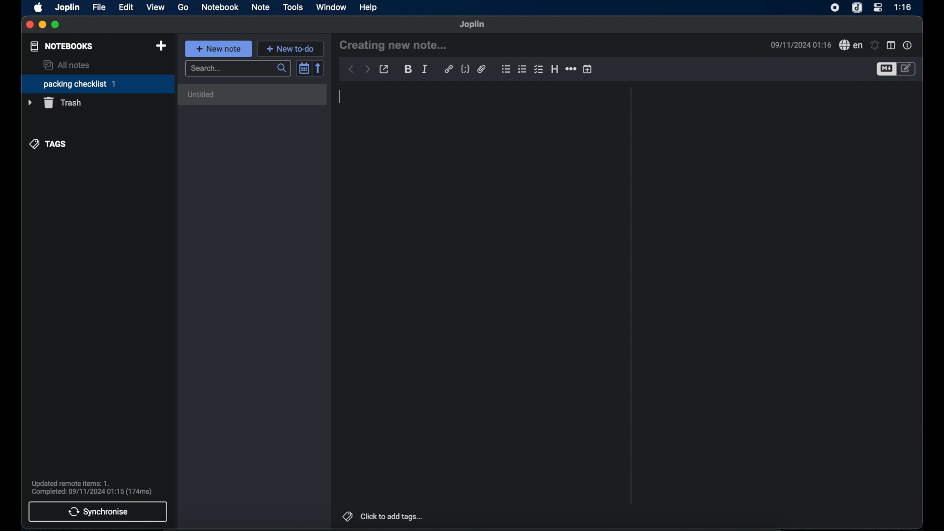 This screenshot has height=531, width=944. What do you see at coordinates (183, 7) in the screenshot?
I see `go` at bounding box center [183, 7].